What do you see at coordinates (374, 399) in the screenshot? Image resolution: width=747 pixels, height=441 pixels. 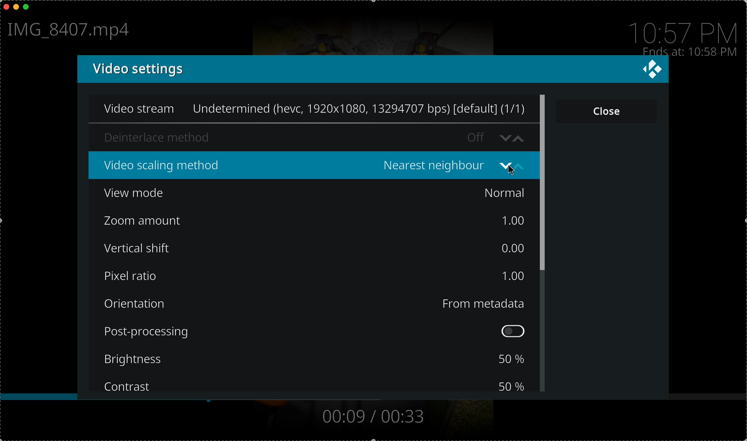 I see `timeline` at bounding box center [374, 399].